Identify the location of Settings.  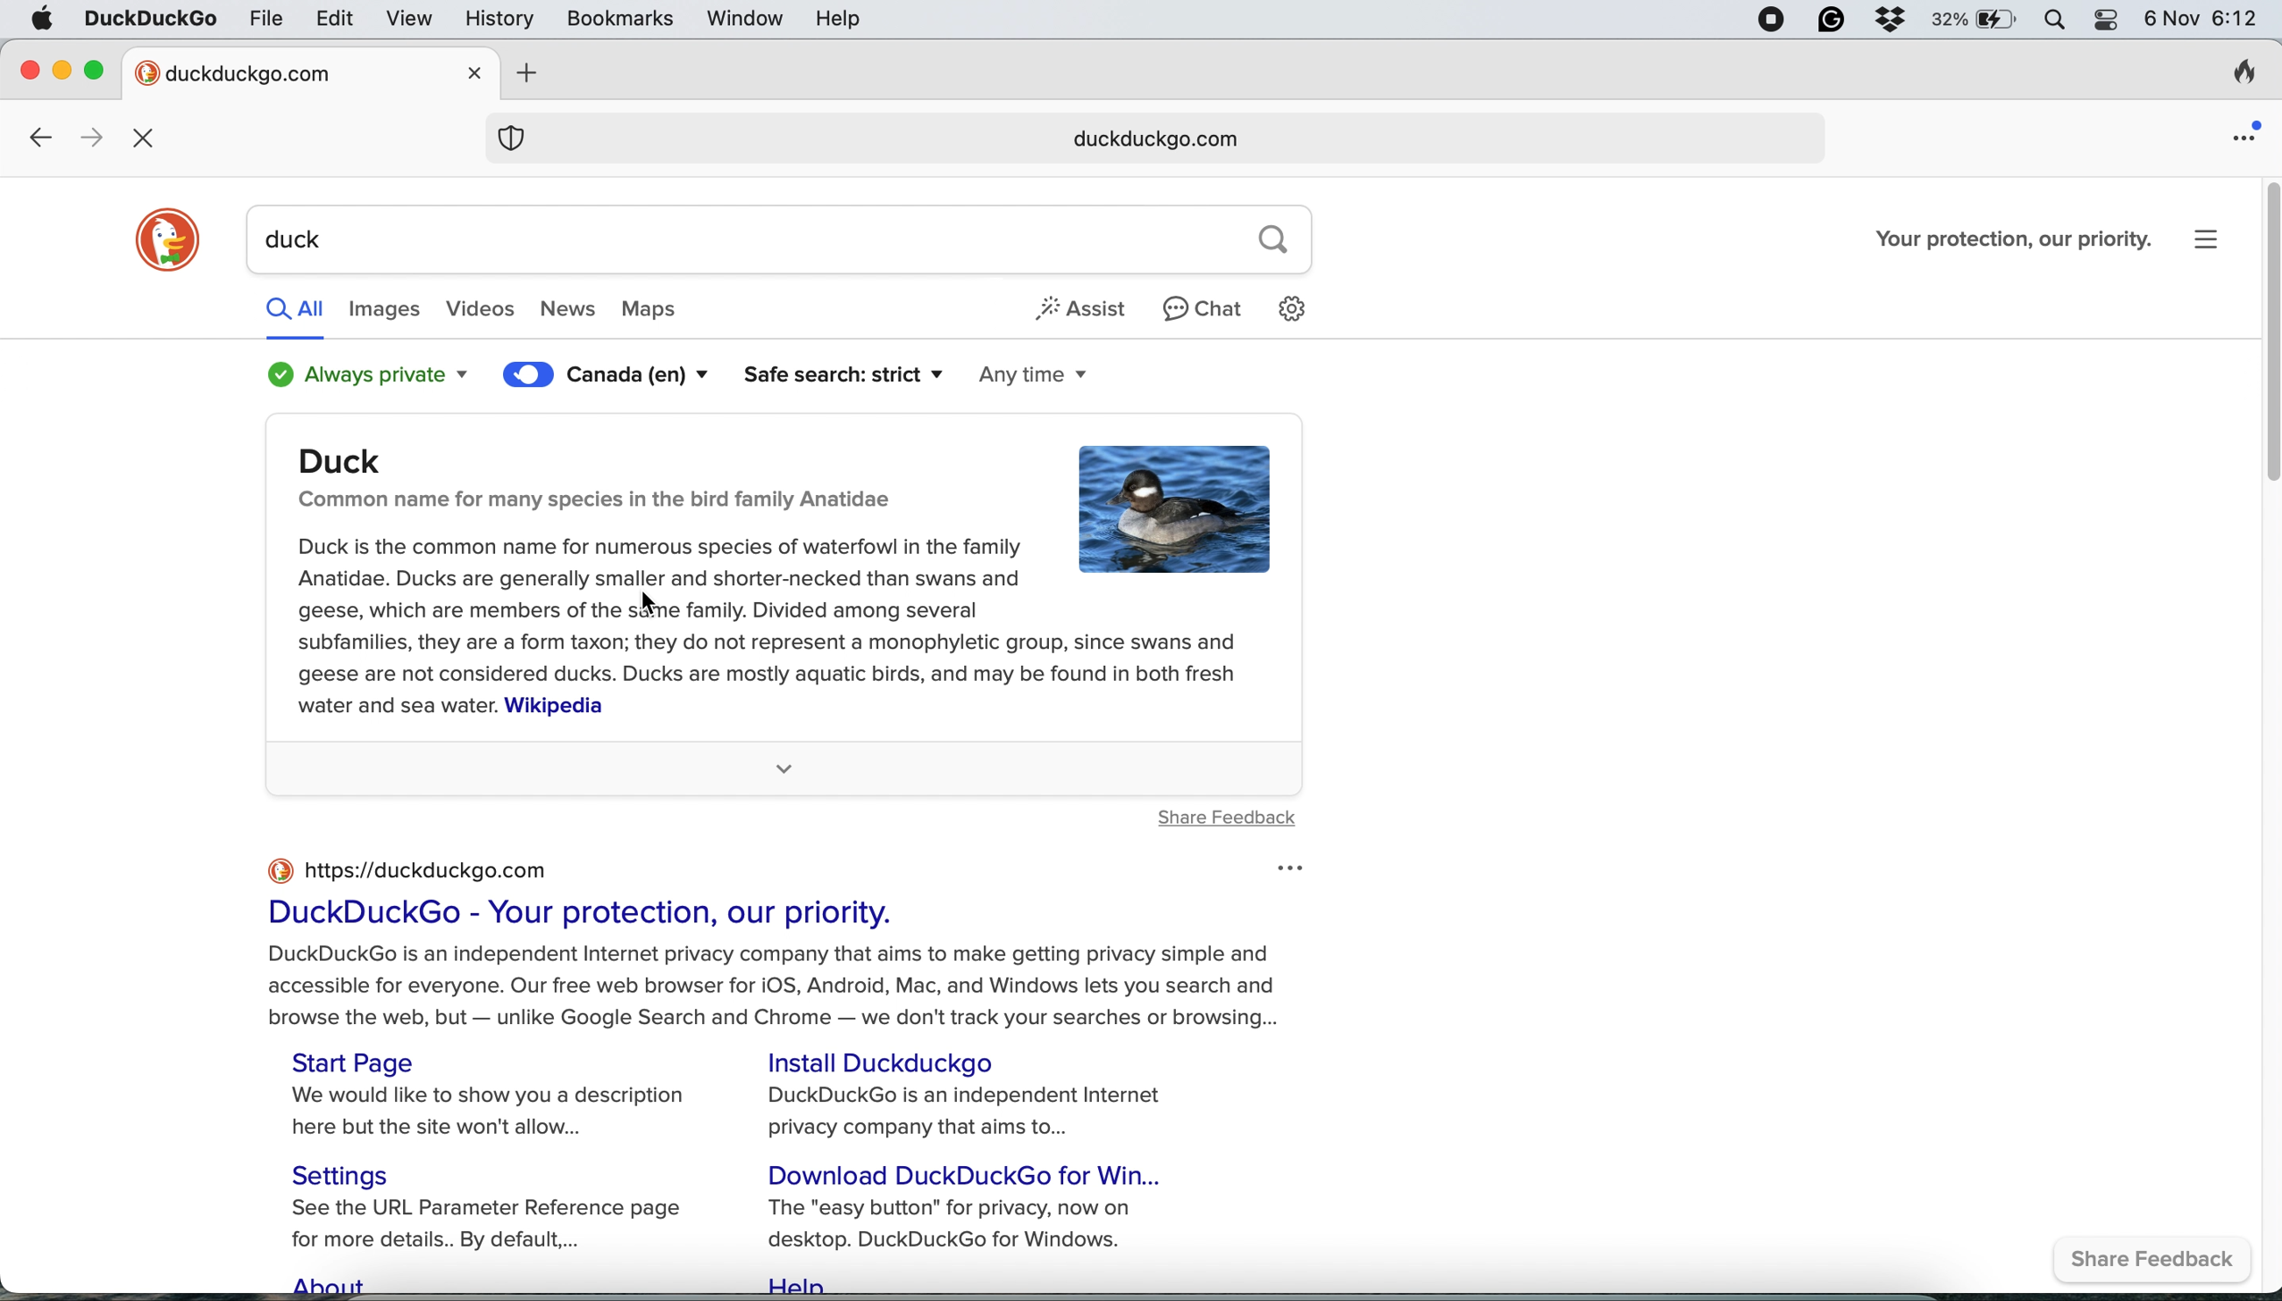
(353, 1173).